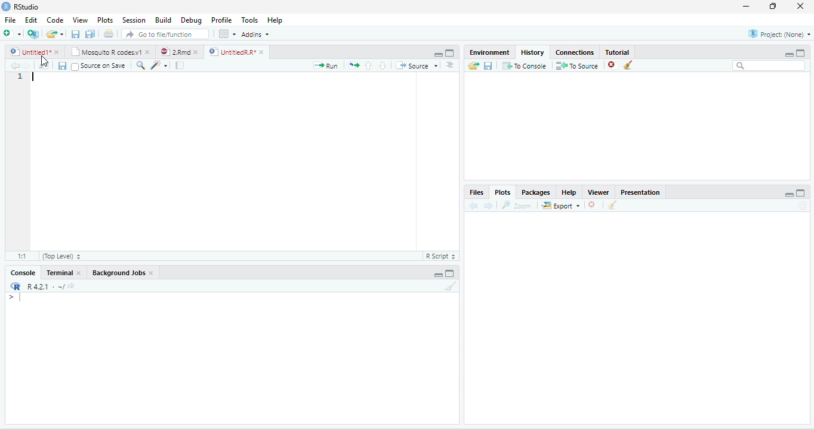 This screenshot has height=430, width=814. Describe the element at coordinates (76, 33) in the screenshot. I see `Save current document` at that location.